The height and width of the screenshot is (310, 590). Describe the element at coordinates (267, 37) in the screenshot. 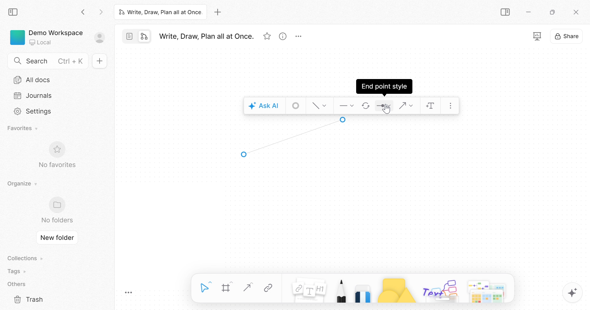

I see `Favorites` at that location.